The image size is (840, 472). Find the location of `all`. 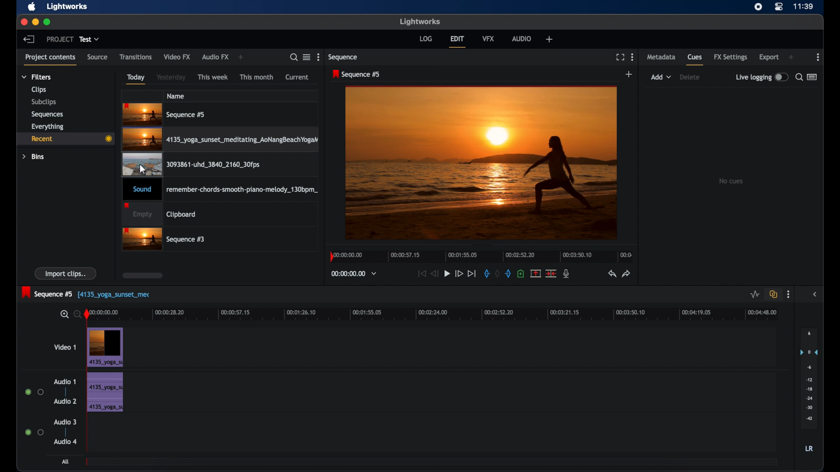

all is located at coordinates (65, 462).